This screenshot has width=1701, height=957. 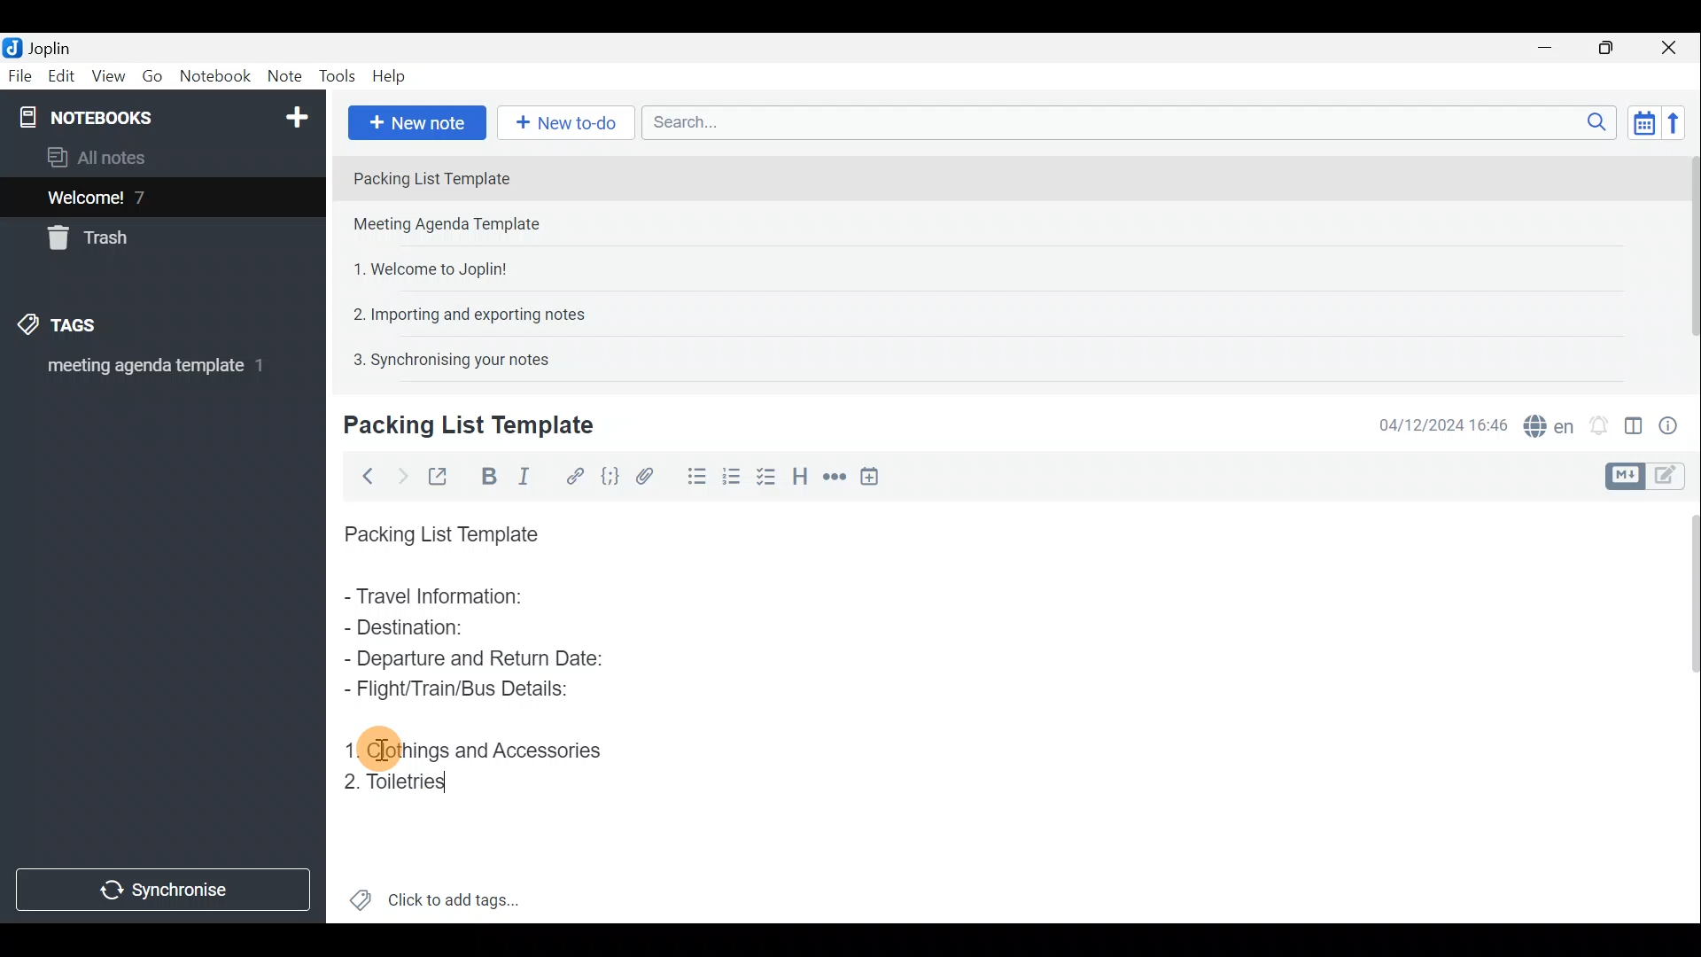 What do you see at coordinates (610, 475) in the screenshot?
I see `Code` at bounding box center [610, 475].